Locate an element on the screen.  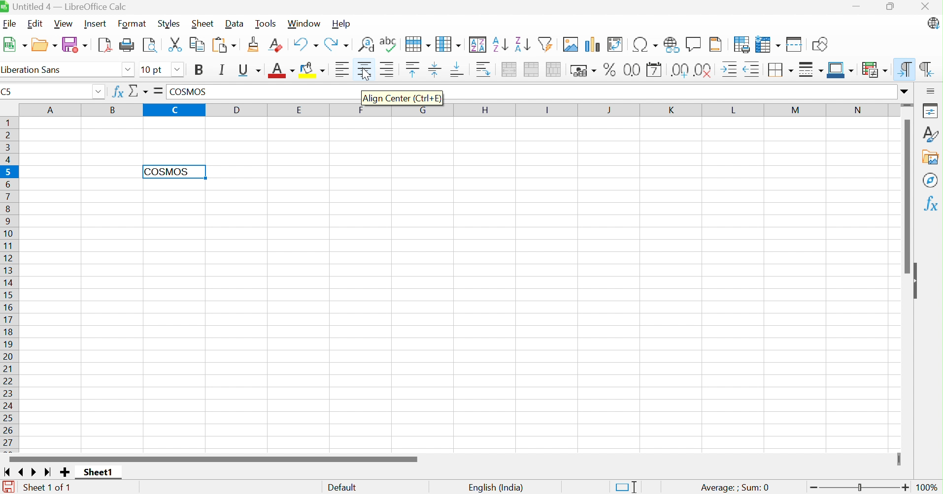
Increase Indent is located at coordinates (730, 70).